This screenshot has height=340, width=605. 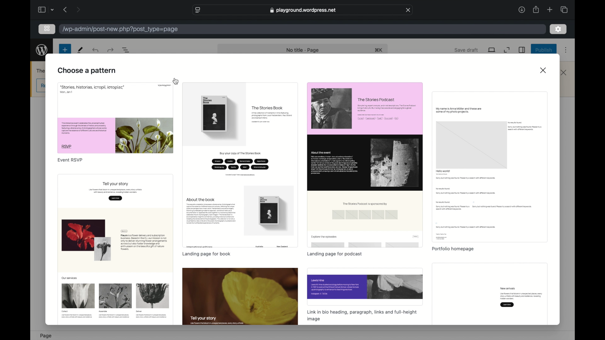 I want to click on close, so click(x=544, y=71).